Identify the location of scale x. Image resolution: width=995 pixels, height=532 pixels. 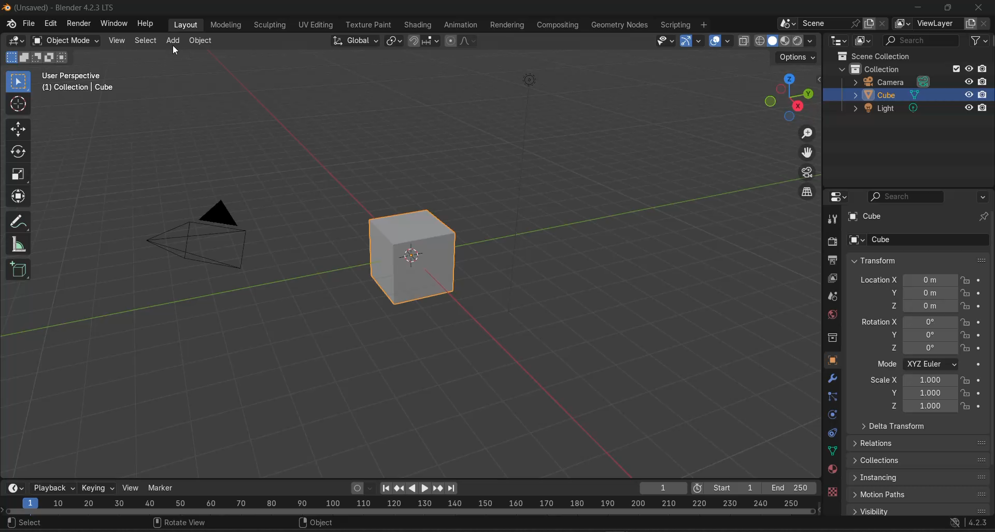
(913, 380).